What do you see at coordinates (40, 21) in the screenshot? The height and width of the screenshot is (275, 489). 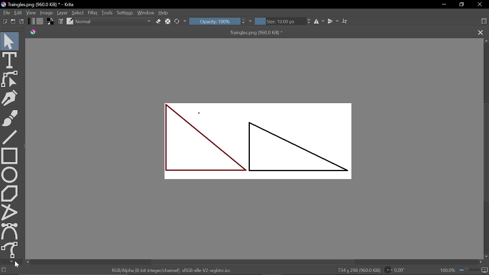 I see `Fill pattern` at bounding box center [40, 21].